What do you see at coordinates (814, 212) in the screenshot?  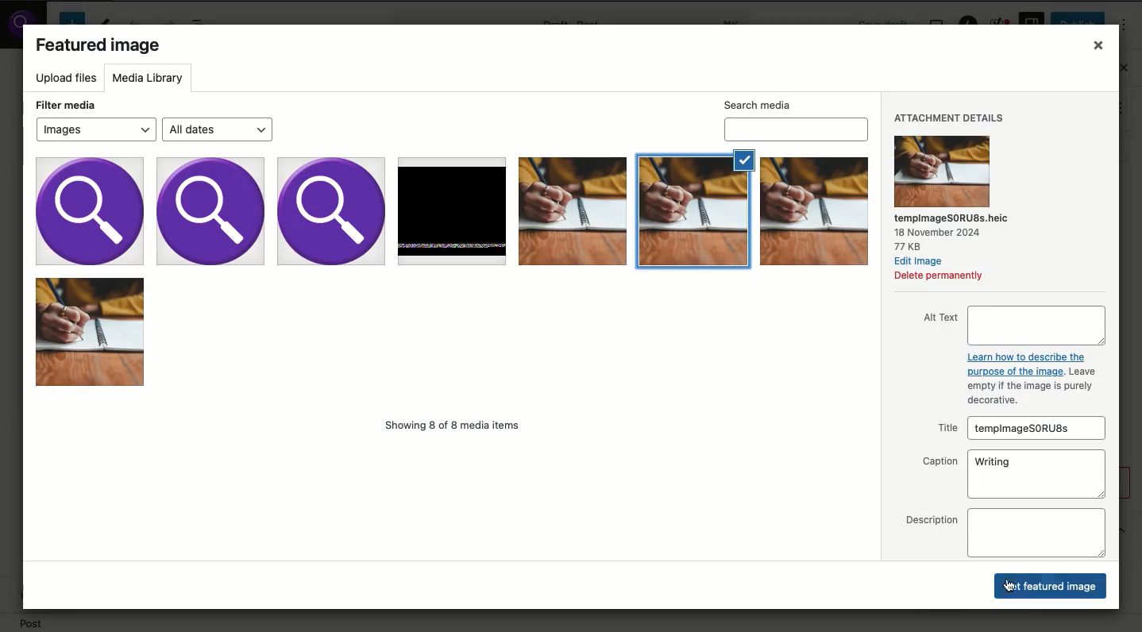 I see `Image` at bounding box center [814, 212].